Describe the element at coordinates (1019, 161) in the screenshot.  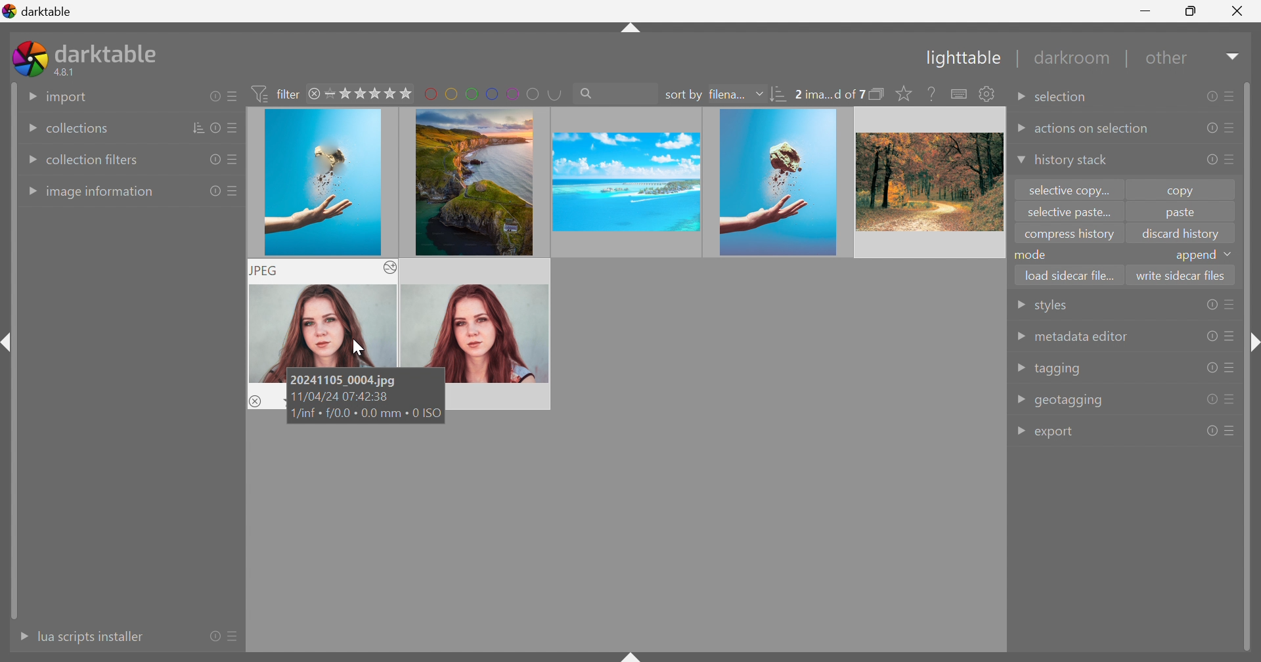
I see `Drop Down` at that location.